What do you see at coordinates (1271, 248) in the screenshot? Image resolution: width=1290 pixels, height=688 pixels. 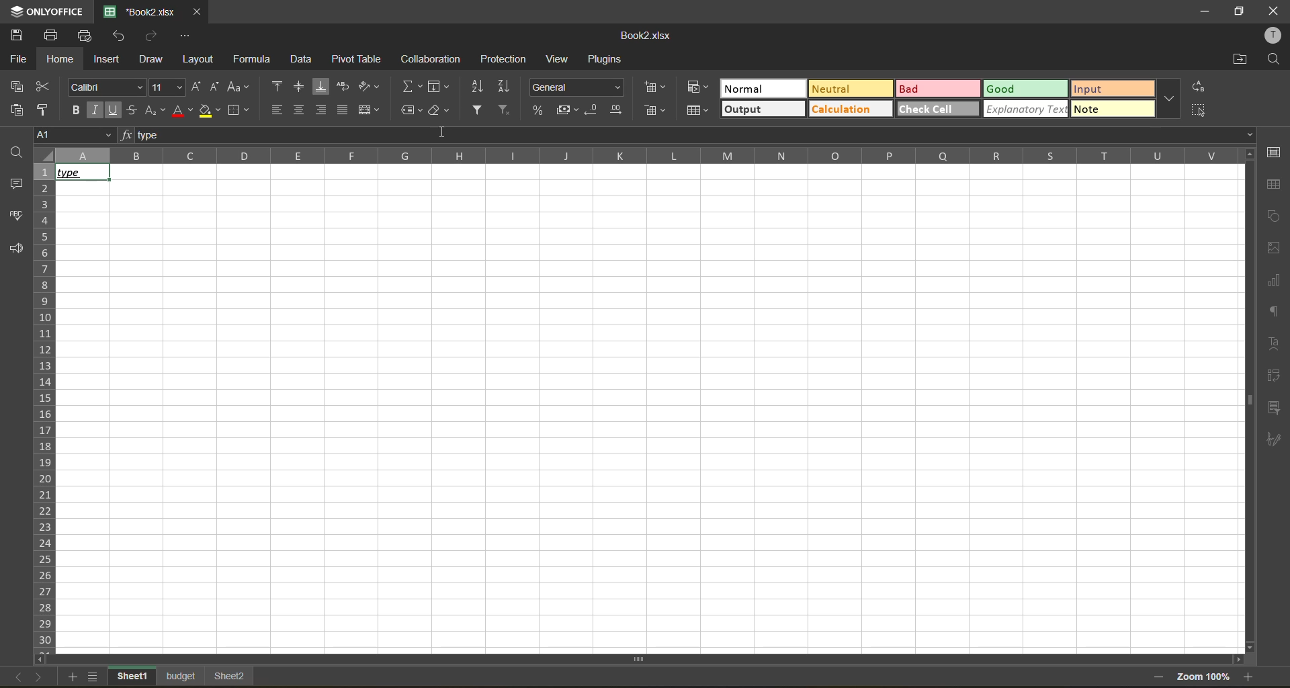 I see `images` at bounding box center [1271, 248].